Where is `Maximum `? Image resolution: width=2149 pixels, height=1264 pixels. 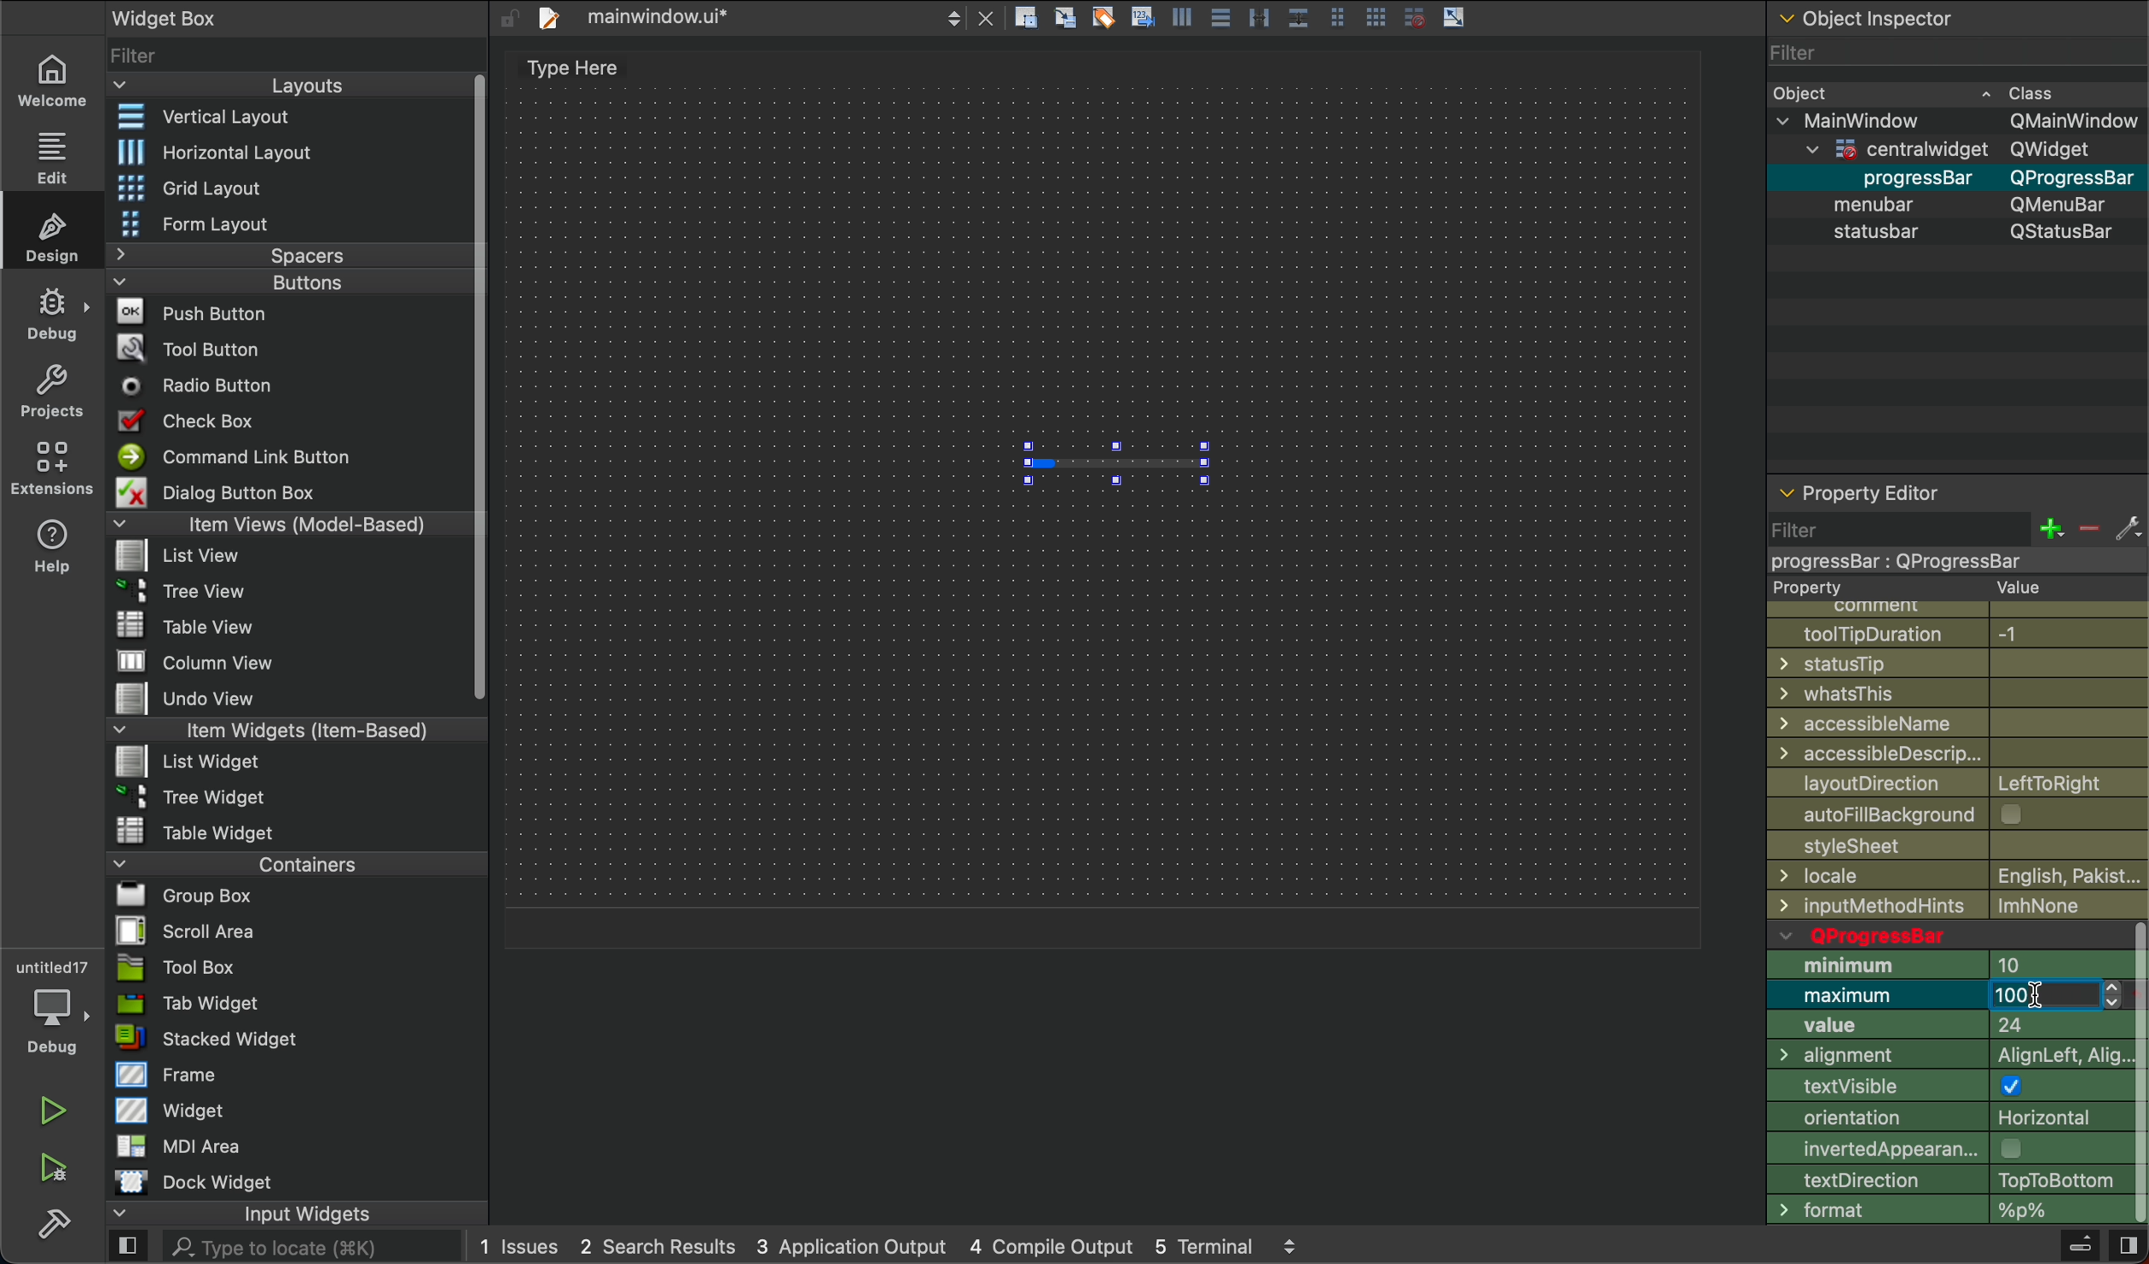
Maximum  is located at coordinates (1878, 998).